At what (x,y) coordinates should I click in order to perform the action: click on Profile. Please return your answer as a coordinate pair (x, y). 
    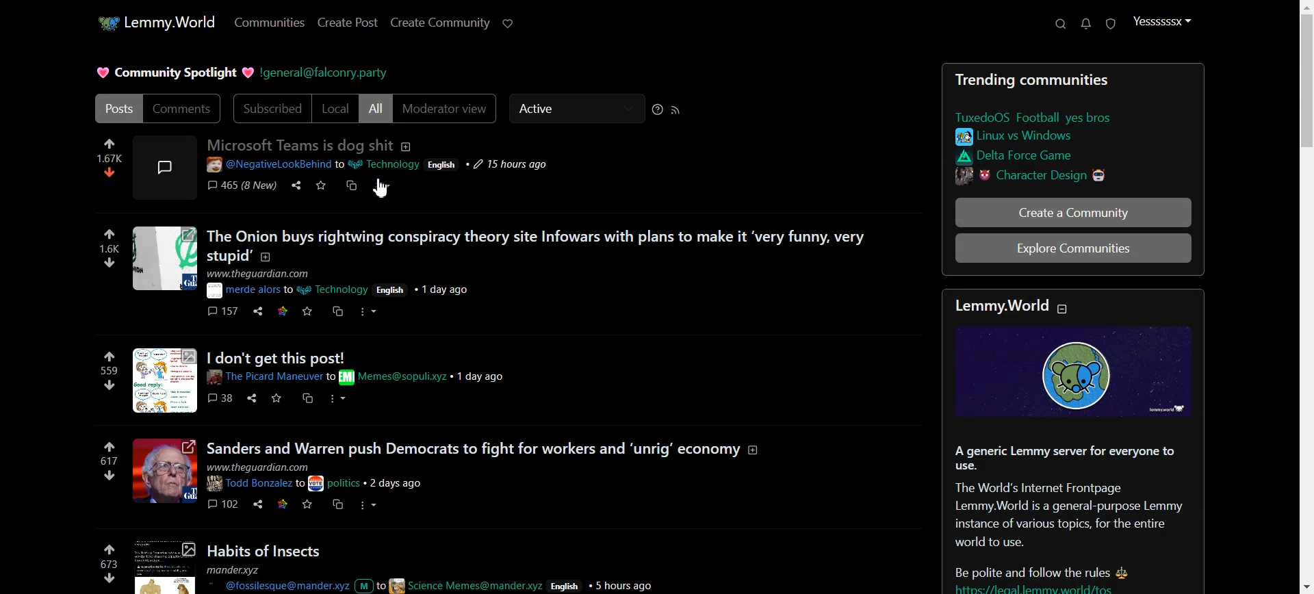
    Looking at the image, I should click on (1162, 21).